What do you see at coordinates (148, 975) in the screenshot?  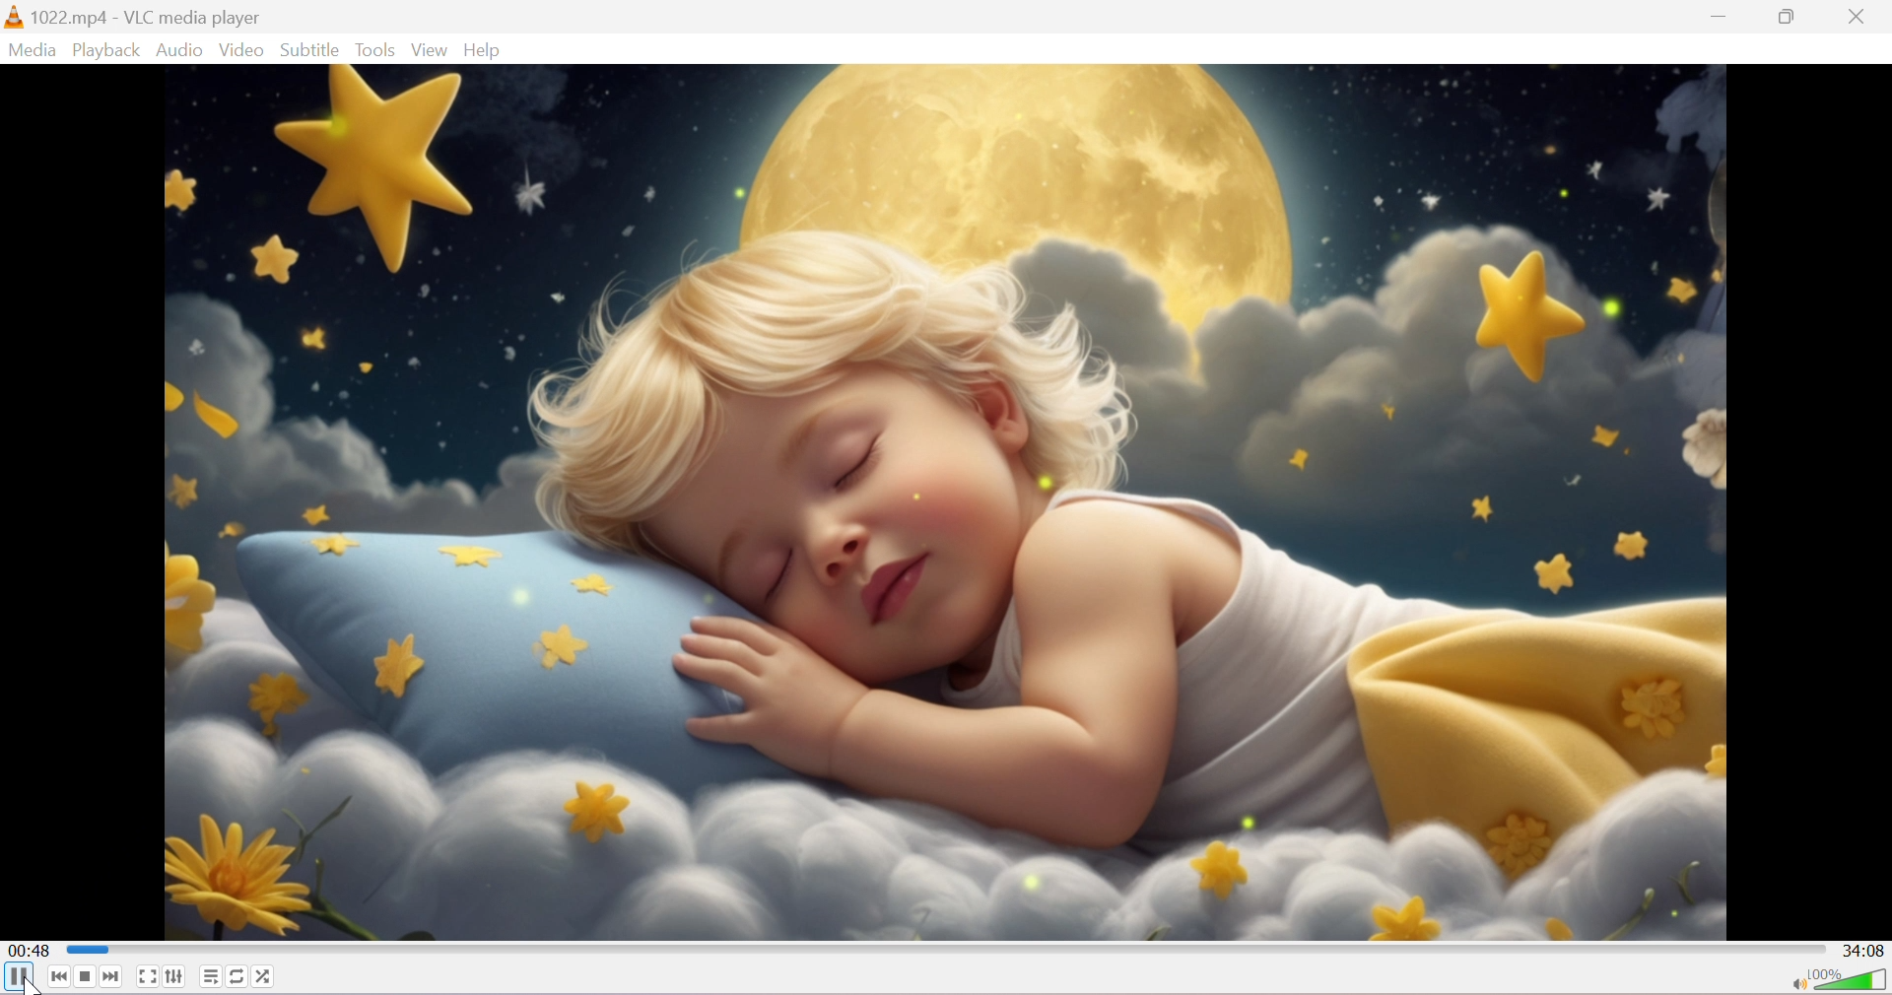 I see `Toggle the video in fullscreen` at bounding box center [148, 975].